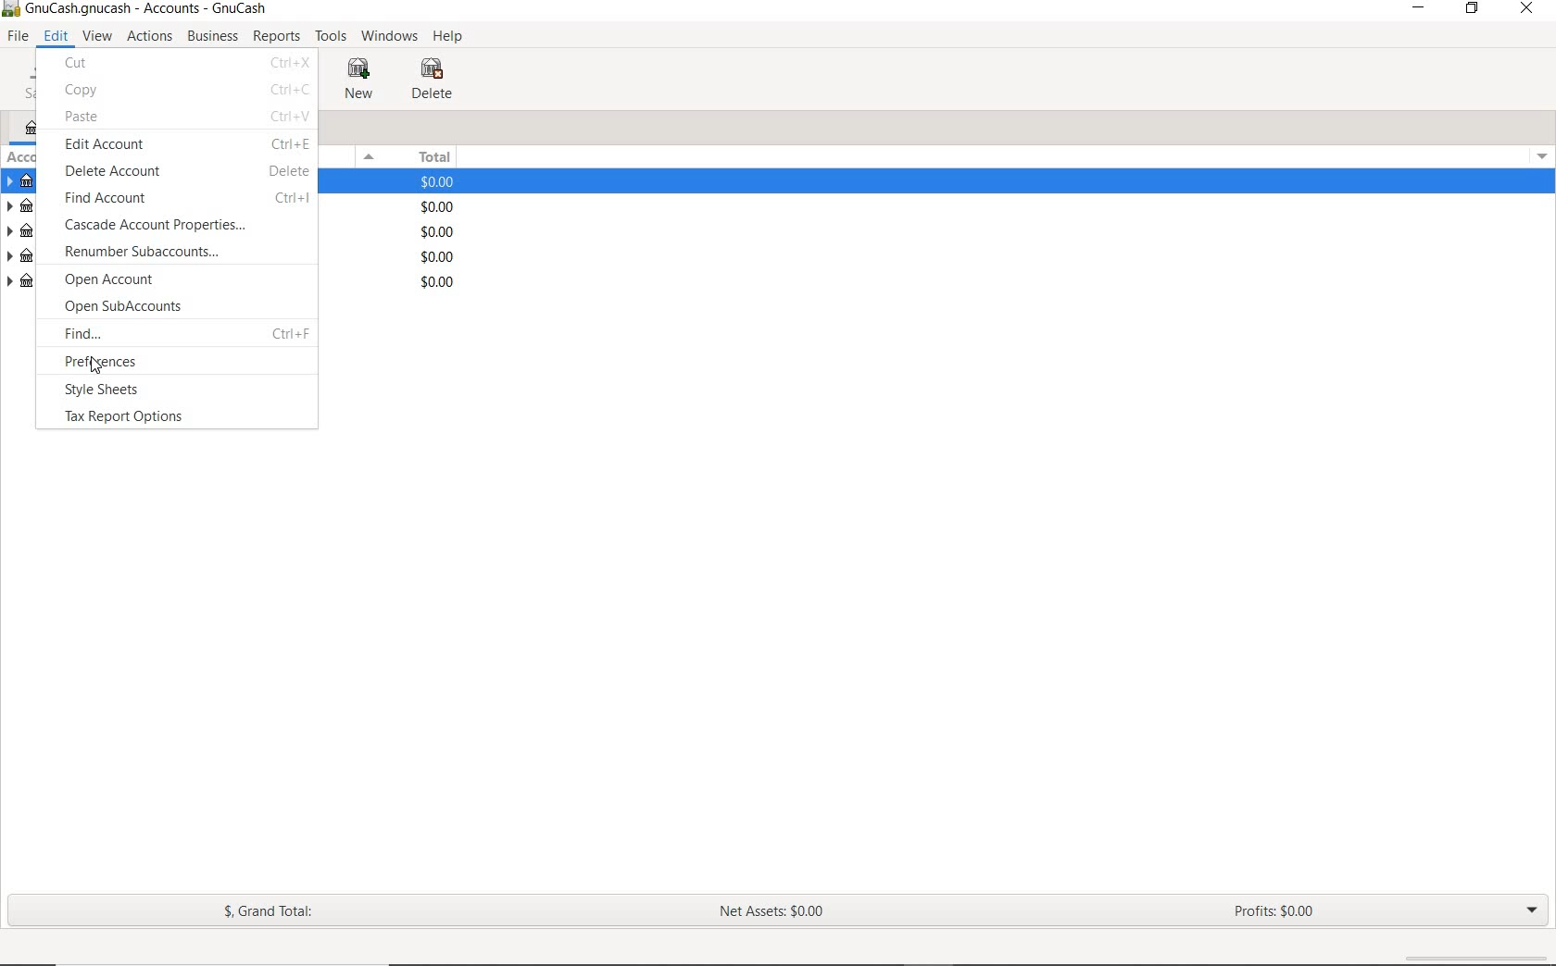 The height and width of the screenshot is (966, 1556). Describe the element at coordinates (362, 79) in the screenshot. I see `NEW` at that location.